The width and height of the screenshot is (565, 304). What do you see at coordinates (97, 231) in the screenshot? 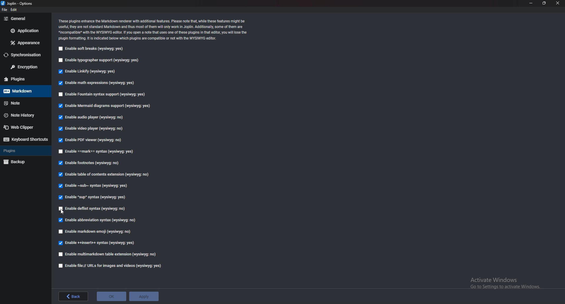
I see `enable markdown emoji` at bounding box center [97, 231].